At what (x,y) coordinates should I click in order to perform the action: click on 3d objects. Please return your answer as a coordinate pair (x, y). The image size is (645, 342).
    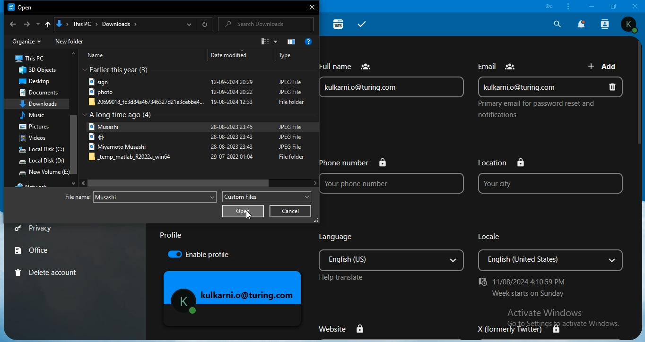
    Looking at the image, I should click on (37, 71).